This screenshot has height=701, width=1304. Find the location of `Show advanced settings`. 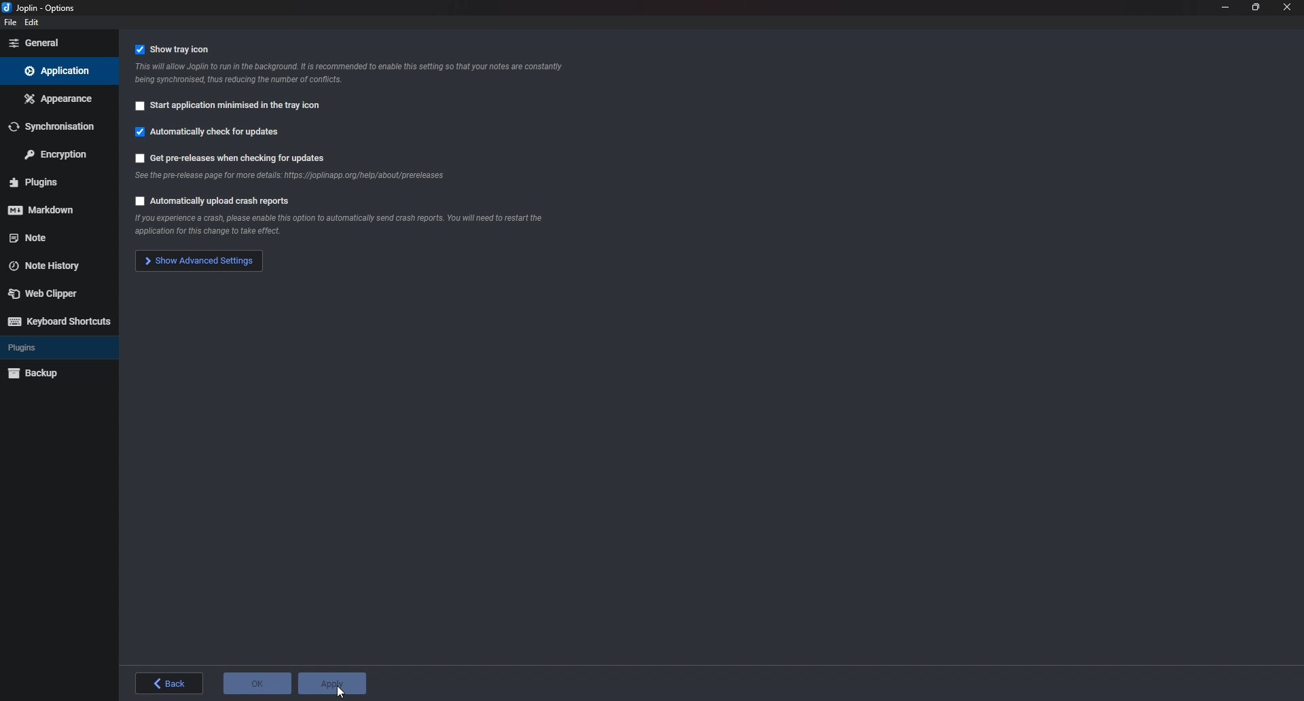

Show advanced settings is located at coordinates (197, 262).